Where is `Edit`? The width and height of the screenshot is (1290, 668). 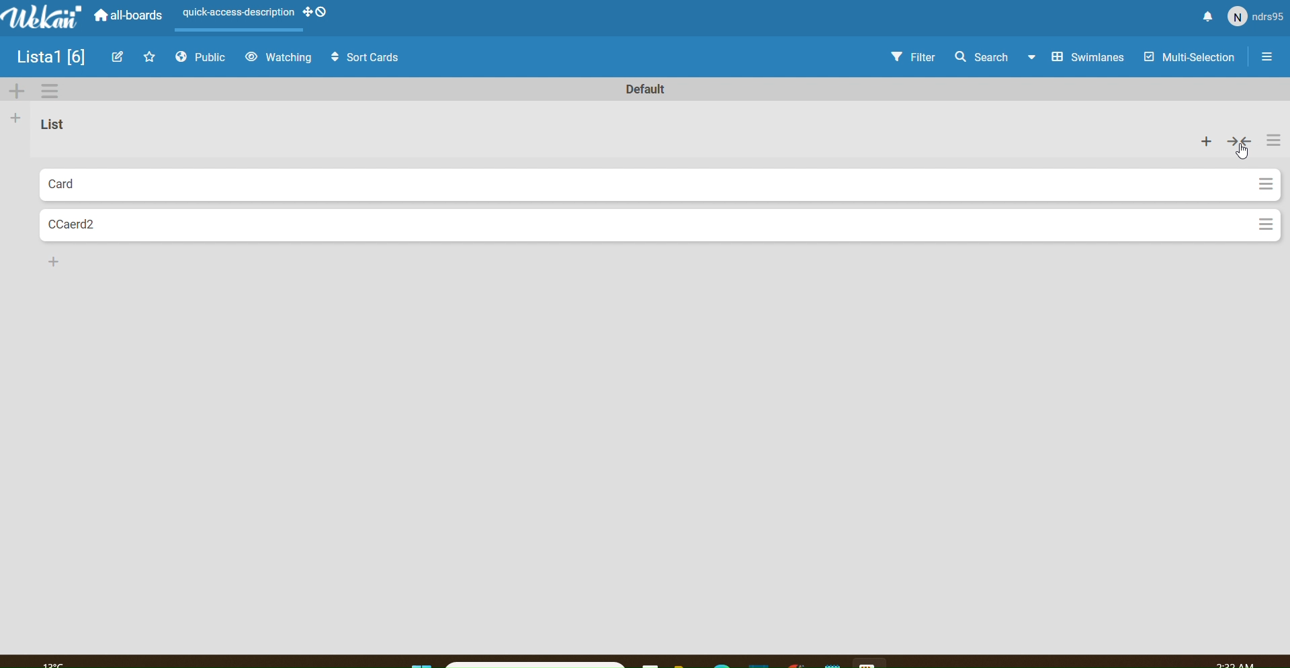 Edit is located at coordinates (122, 56).